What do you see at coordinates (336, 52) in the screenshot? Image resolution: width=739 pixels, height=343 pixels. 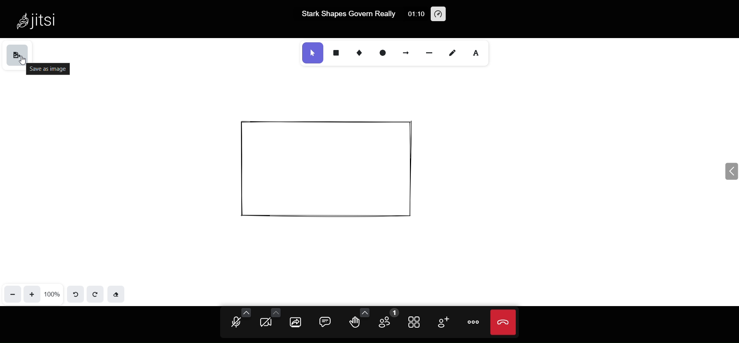 I see `rectangle` at bounding box center [336, 52].